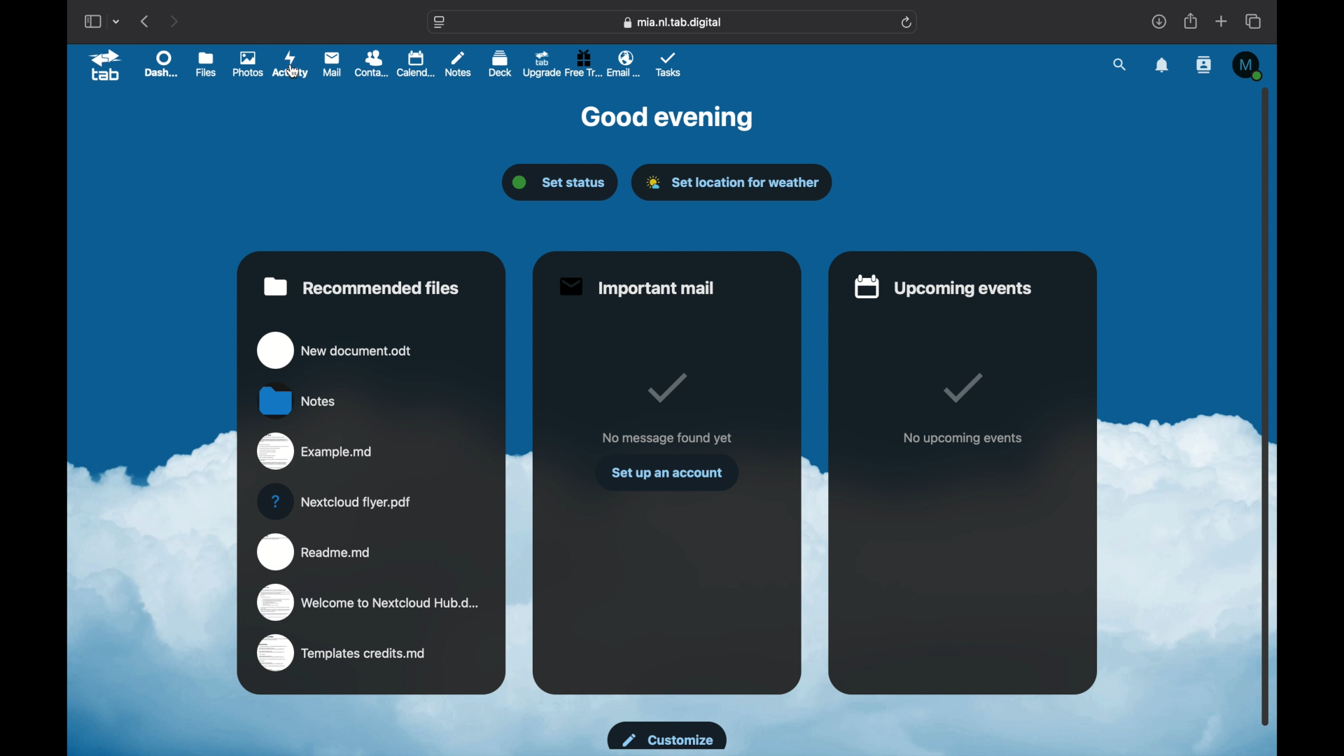  Describe the element at coordinates (175, 22) in the screenshot. I see `next` at that location.